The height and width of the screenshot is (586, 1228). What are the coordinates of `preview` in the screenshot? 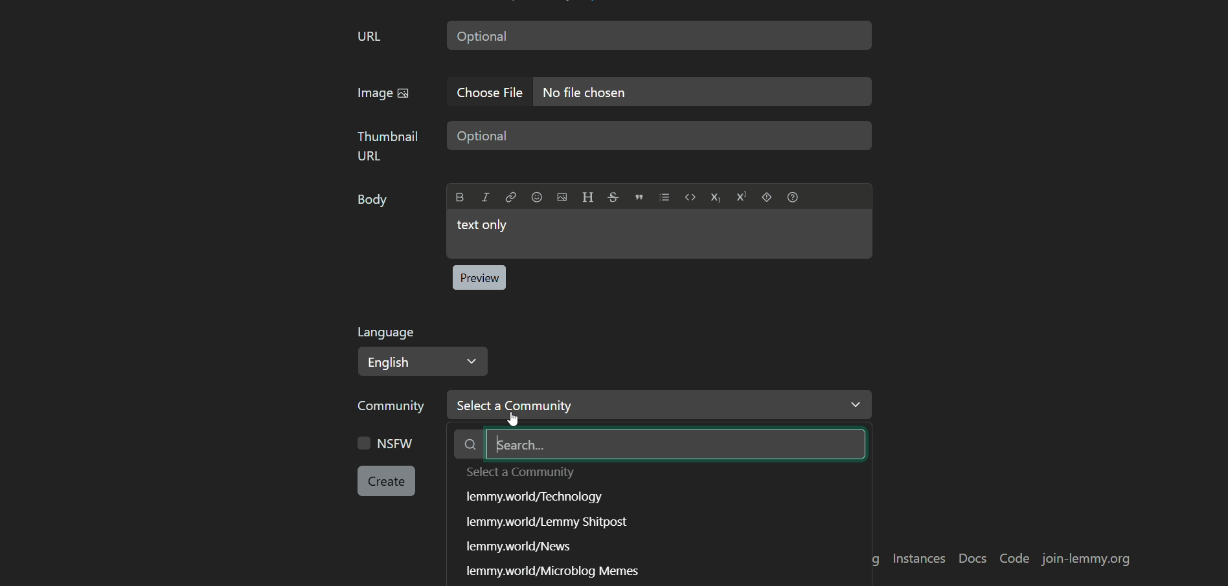 It's located at (479, 277).